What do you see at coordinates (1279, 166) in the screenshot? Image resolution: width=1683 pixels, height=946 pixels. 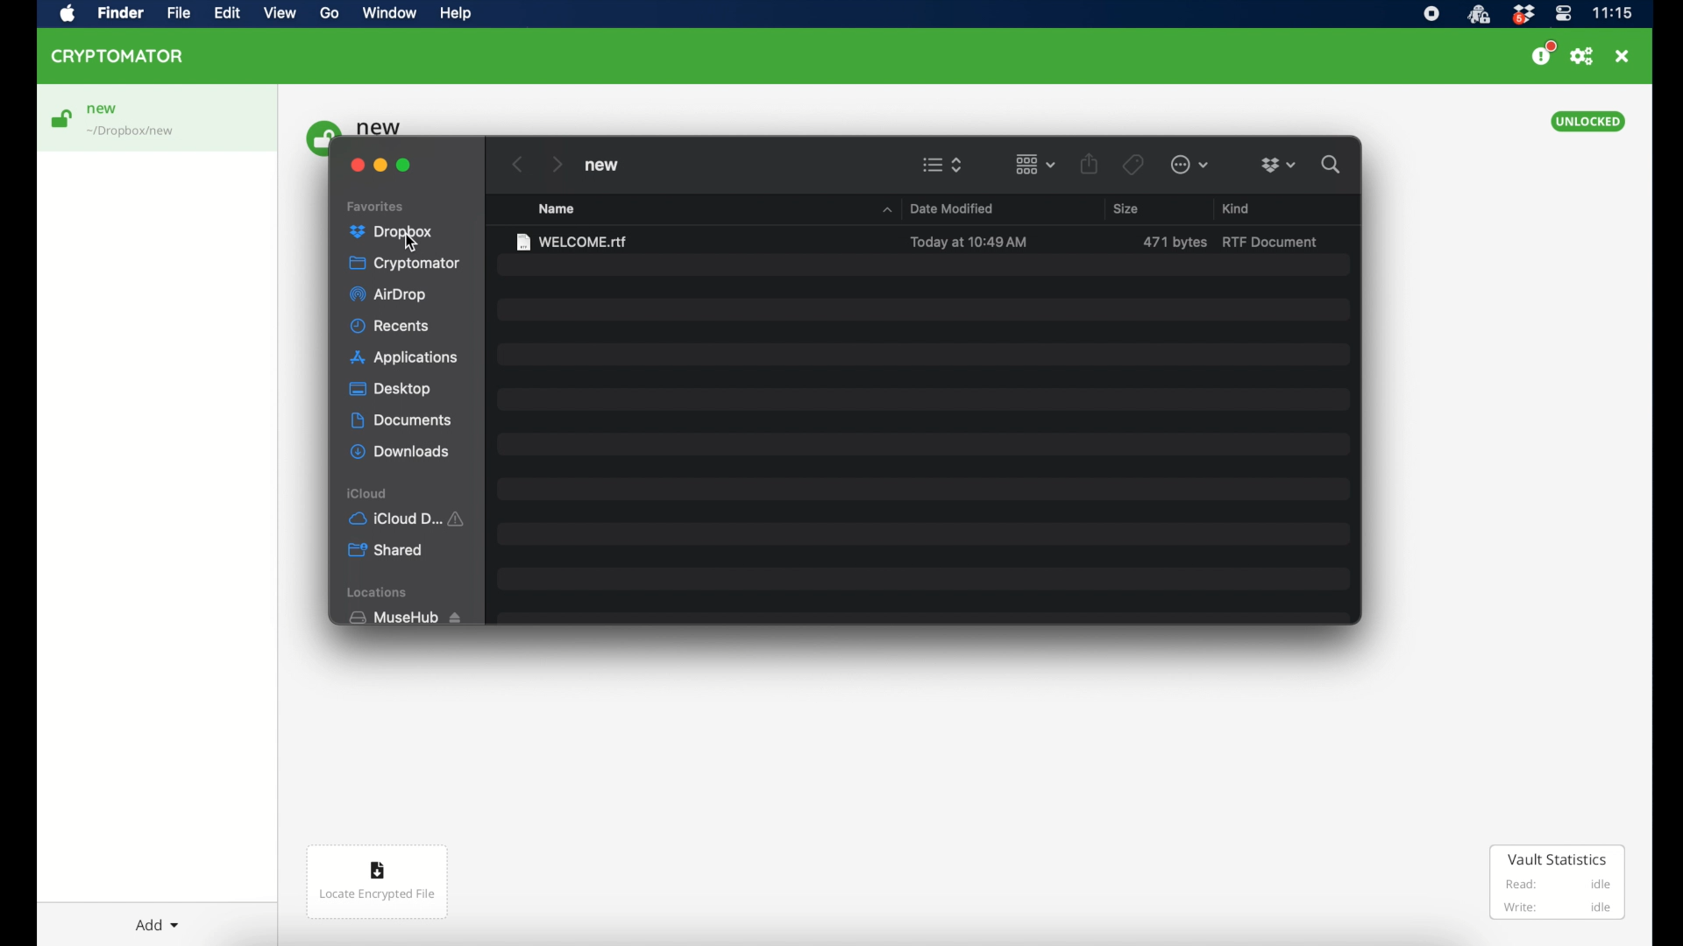 I see `dropbox` at bounding box center [1279, 166].